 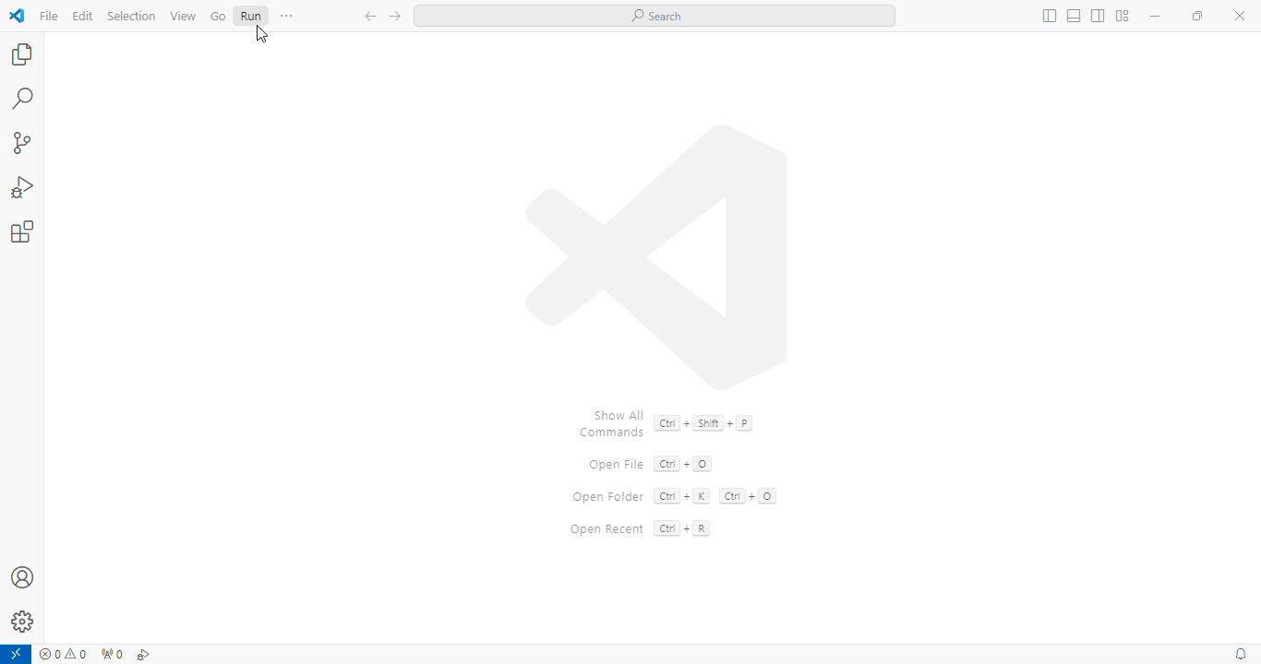 I want to click on logo, so click(x=18, y=16).